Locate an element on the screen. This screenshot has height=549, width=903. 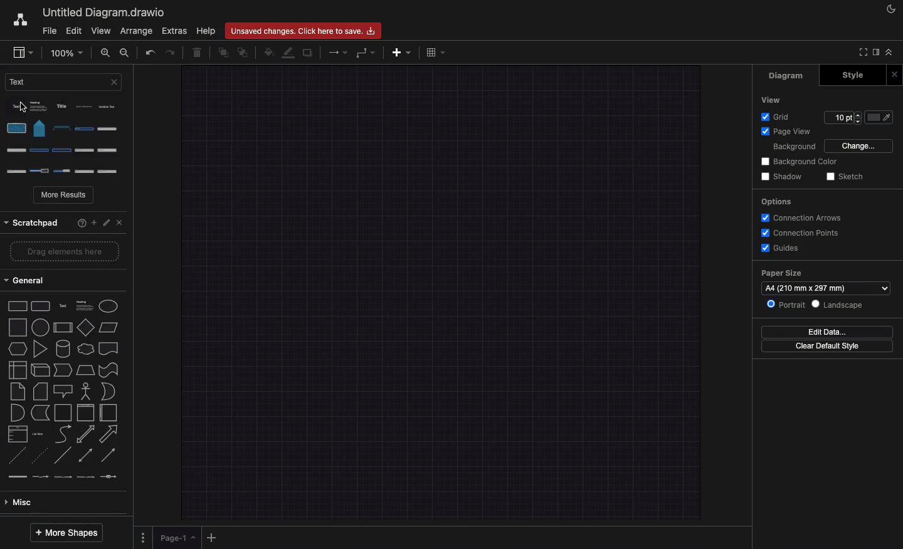
Options is located at coordinates (778, 202).